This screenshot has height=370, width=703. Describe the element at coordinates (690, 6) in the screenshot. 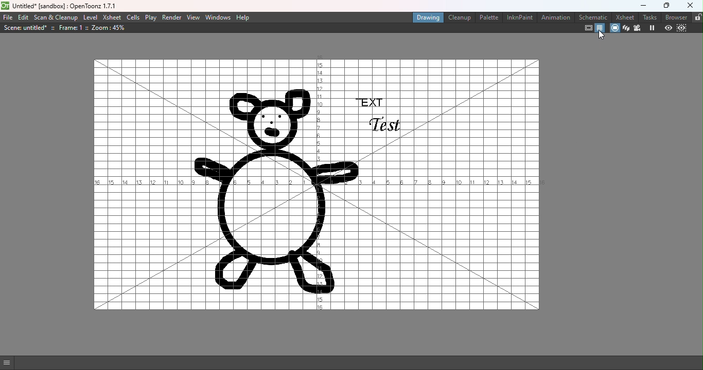

I see `Close` at that location.